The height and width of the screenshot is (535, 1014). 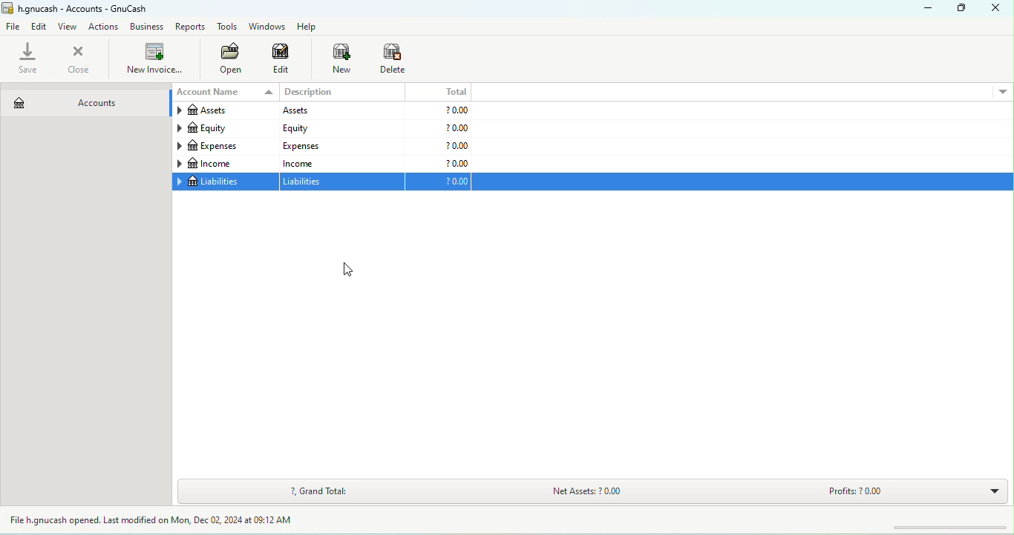 What do you see at coordinates (908, 492) in the screenshot?
I see `profits?0.00` at bounding box center [908, 492].